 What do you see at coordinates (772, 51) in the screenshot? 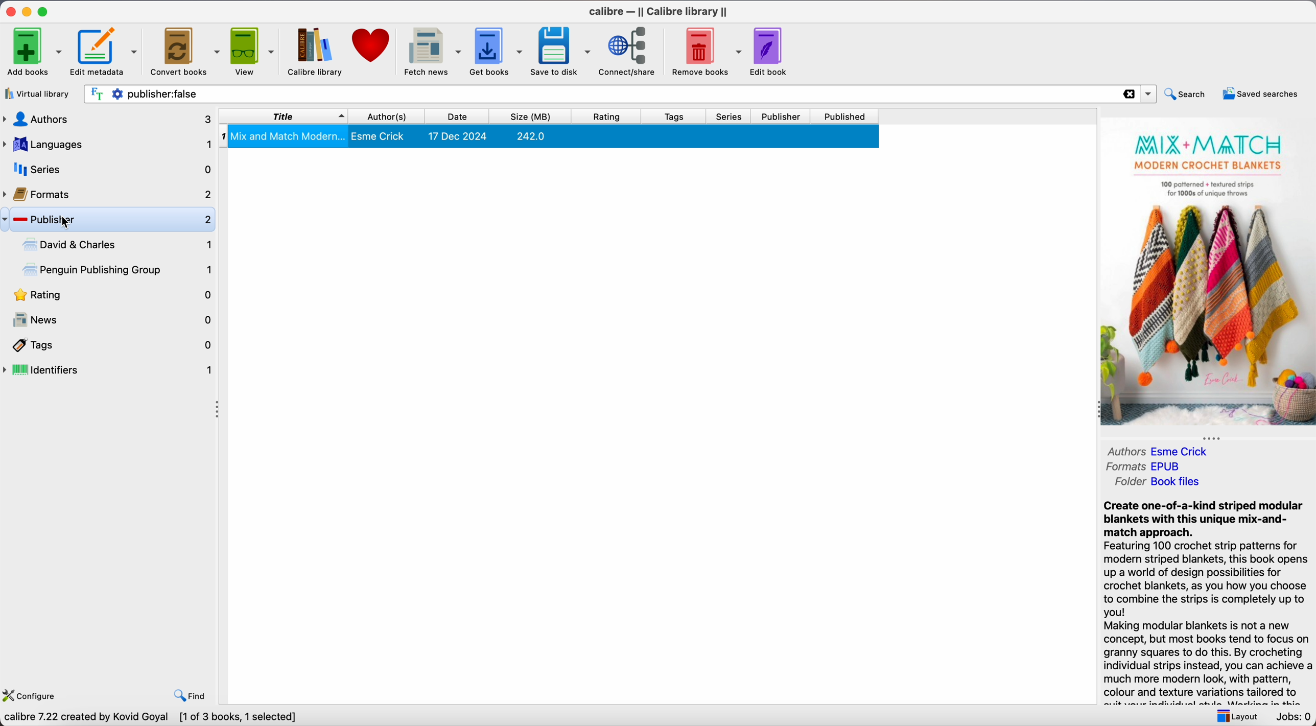
I see `edit book` at bounding box center [772, 51].